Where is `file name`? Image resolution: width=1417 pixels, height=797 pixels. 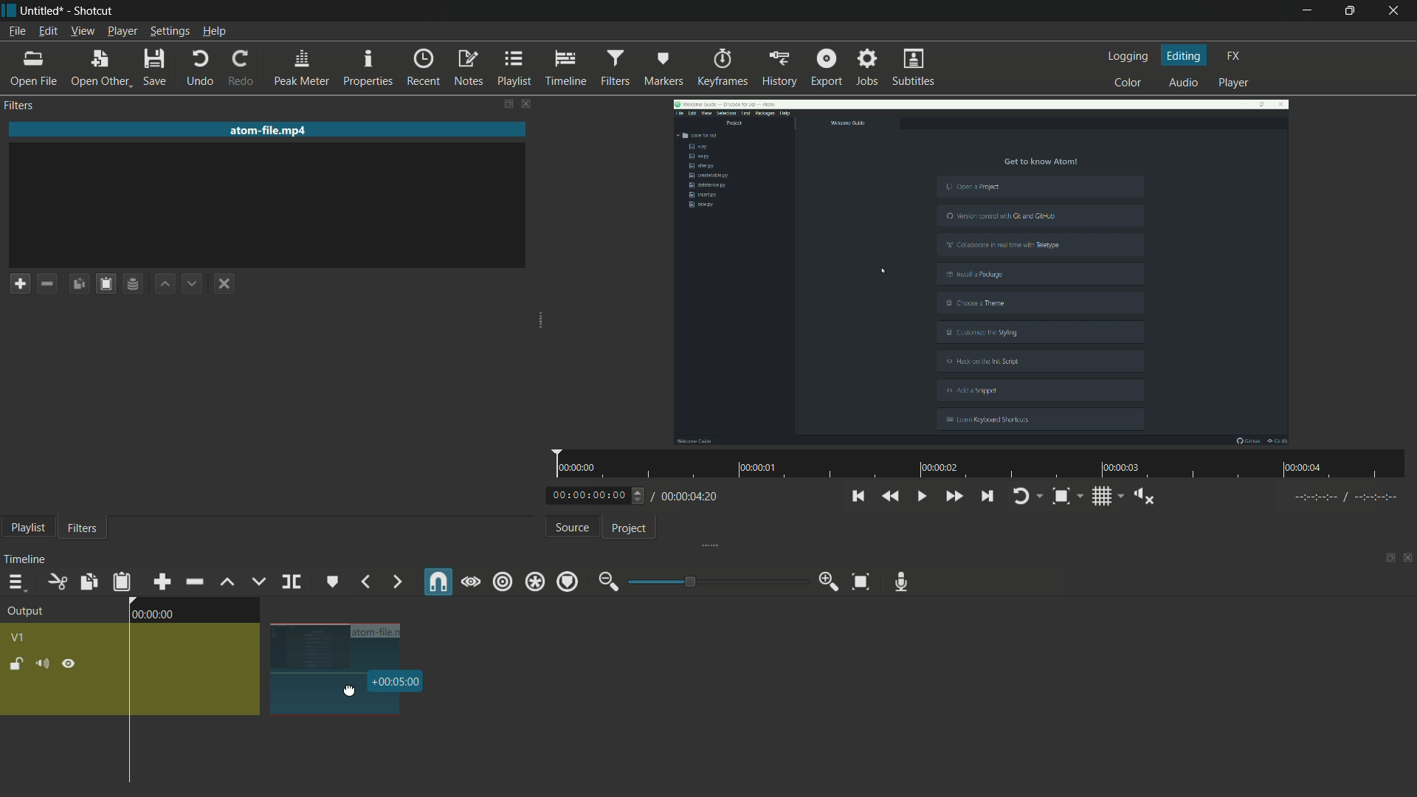 file name is located at coordinates (271, 131).